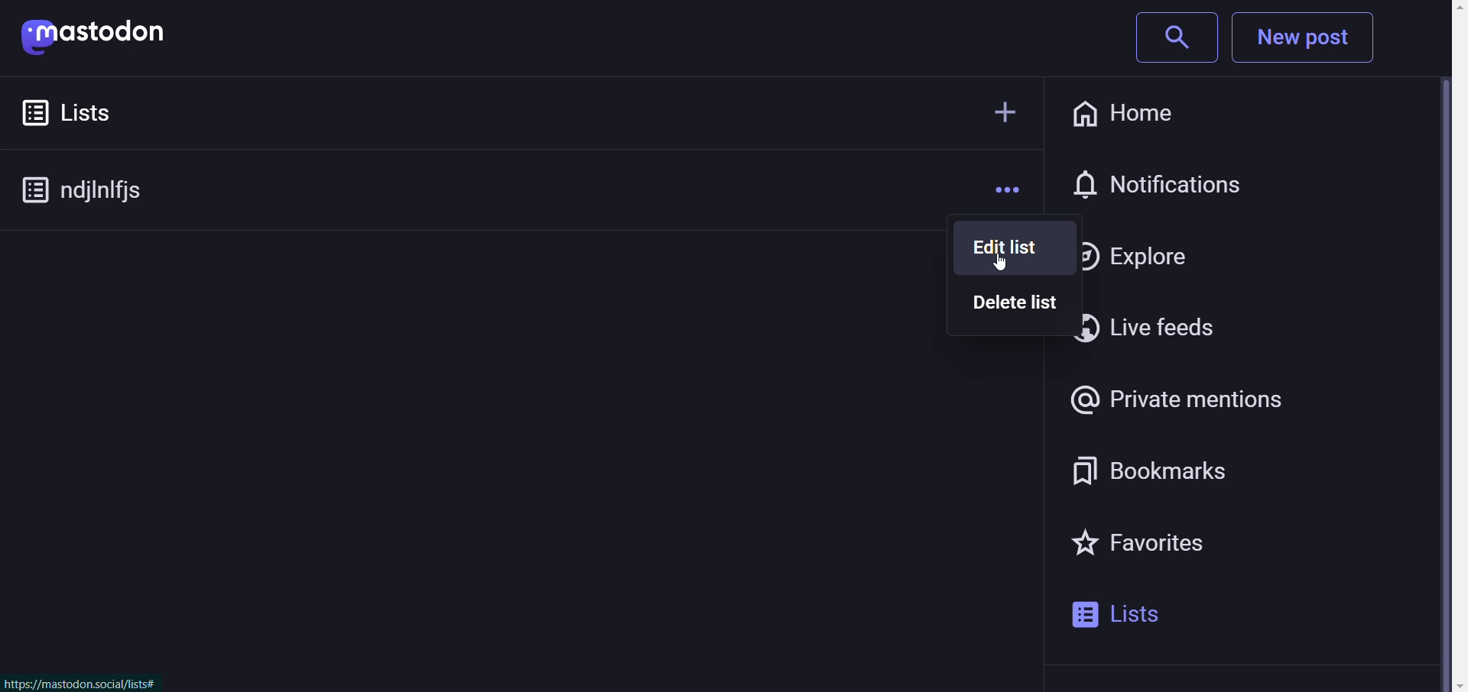 Image resolution: width=1468 pixels, height=692 pixels. I want to click on more options, so click(1001, 188).